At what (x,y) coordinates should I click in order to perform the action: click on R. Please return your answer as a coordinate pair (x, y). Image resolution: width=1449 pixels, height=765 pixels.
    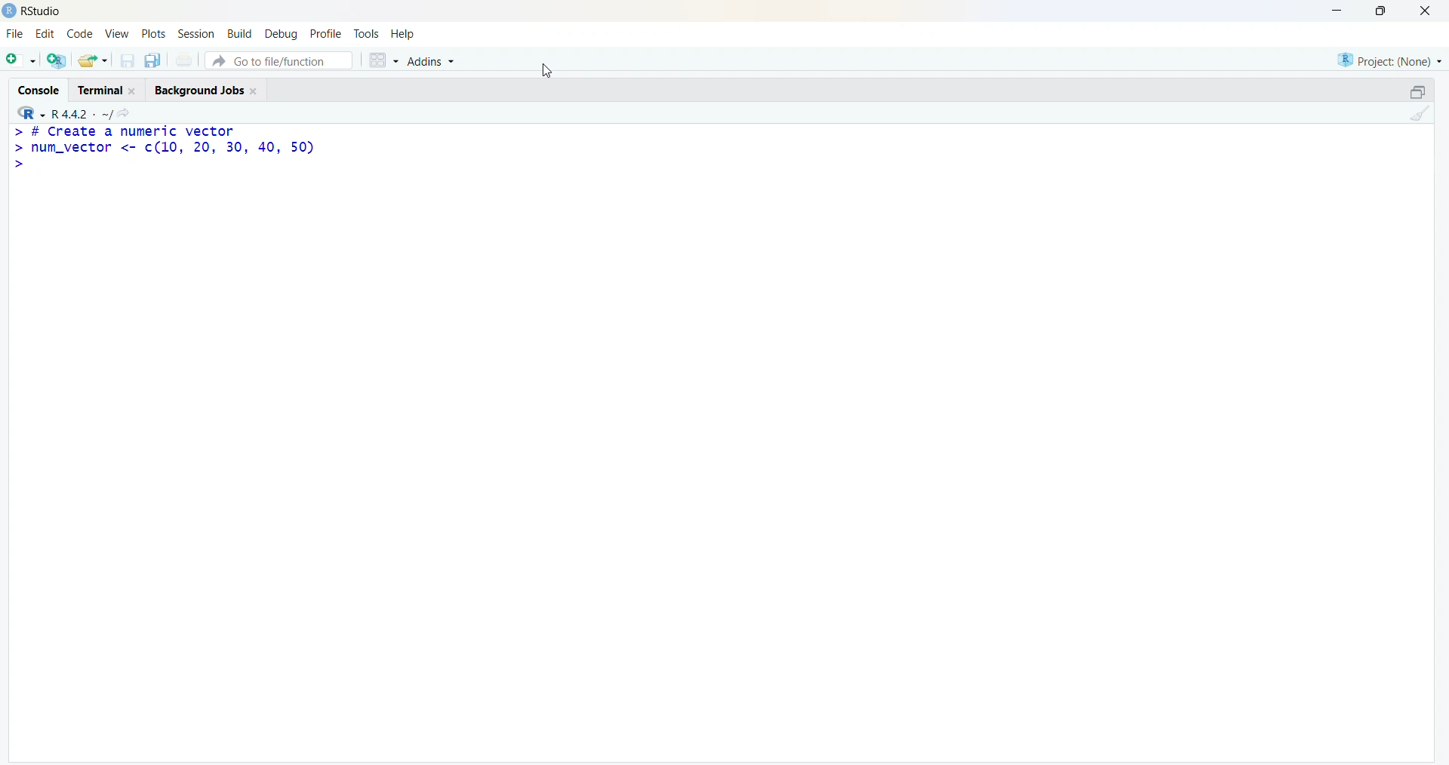
    Looking at the image, I should click on (29, 113).